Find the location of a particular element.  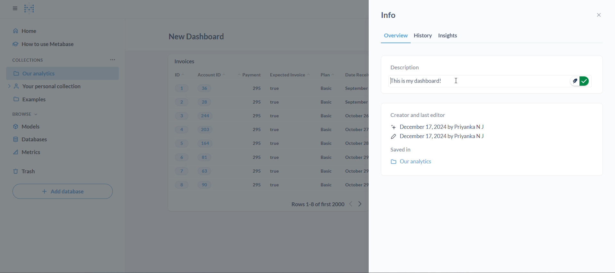

october 26 is located at coordinates (357, 116).